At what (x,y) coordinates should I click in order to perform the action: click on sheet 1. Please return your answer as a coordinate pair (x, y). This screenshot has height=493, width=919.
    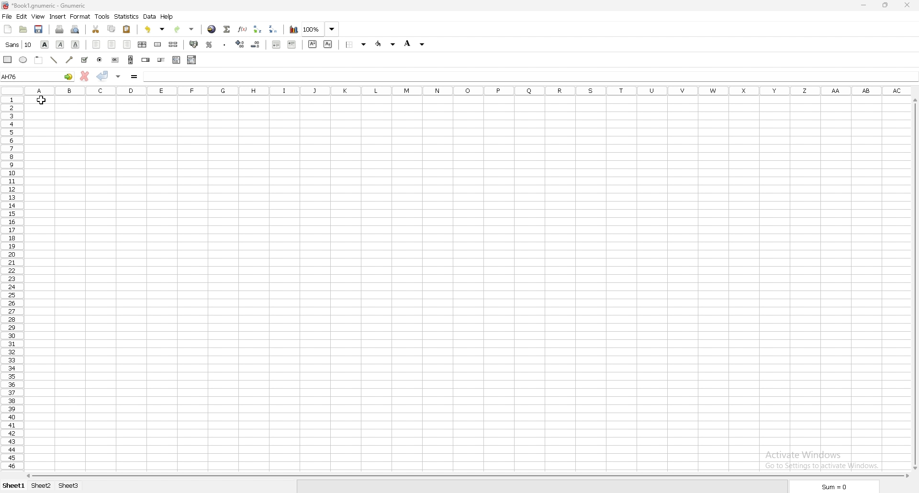
    Looking at the image, I should click on (14, 486).